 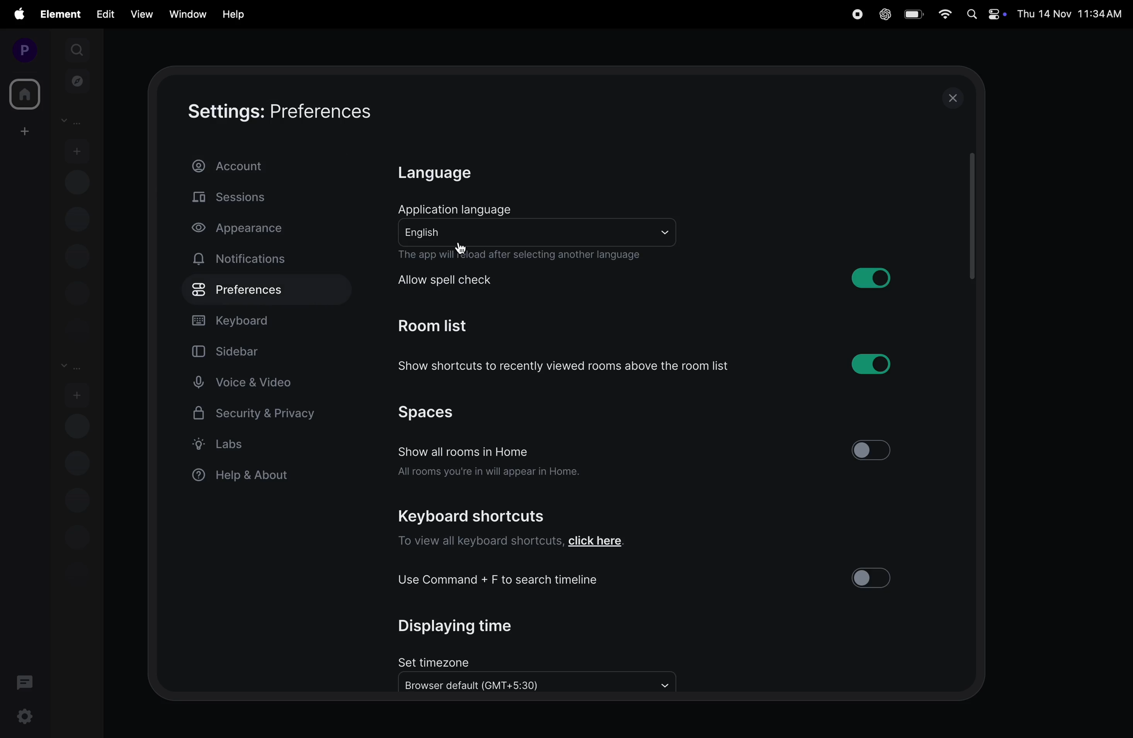 What do you see at coordinates (541, 683) in the screenshot?
I see `browse to all default` at bounding box center [541, 683].